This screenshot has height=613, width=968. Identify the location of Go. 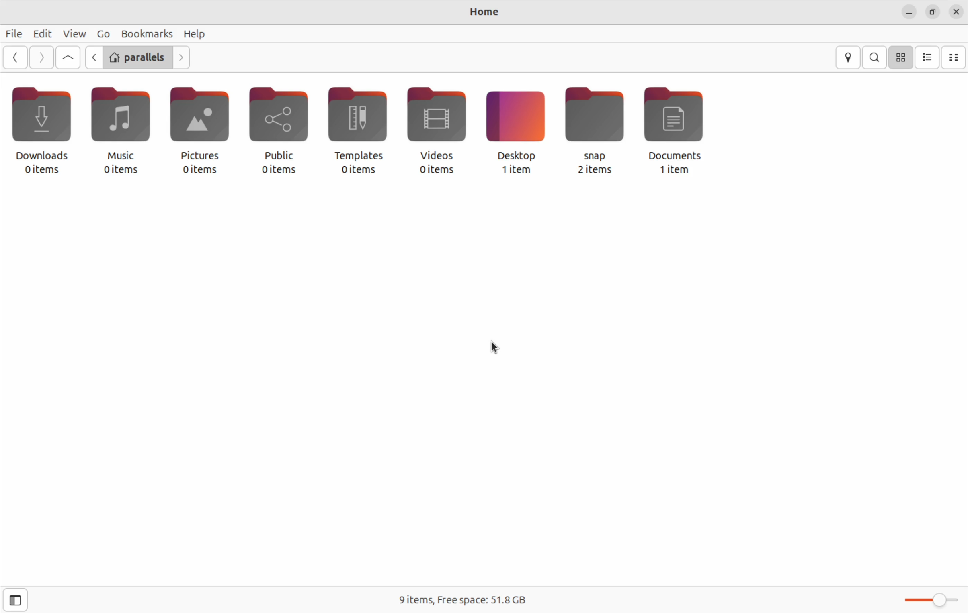
(103, 33).